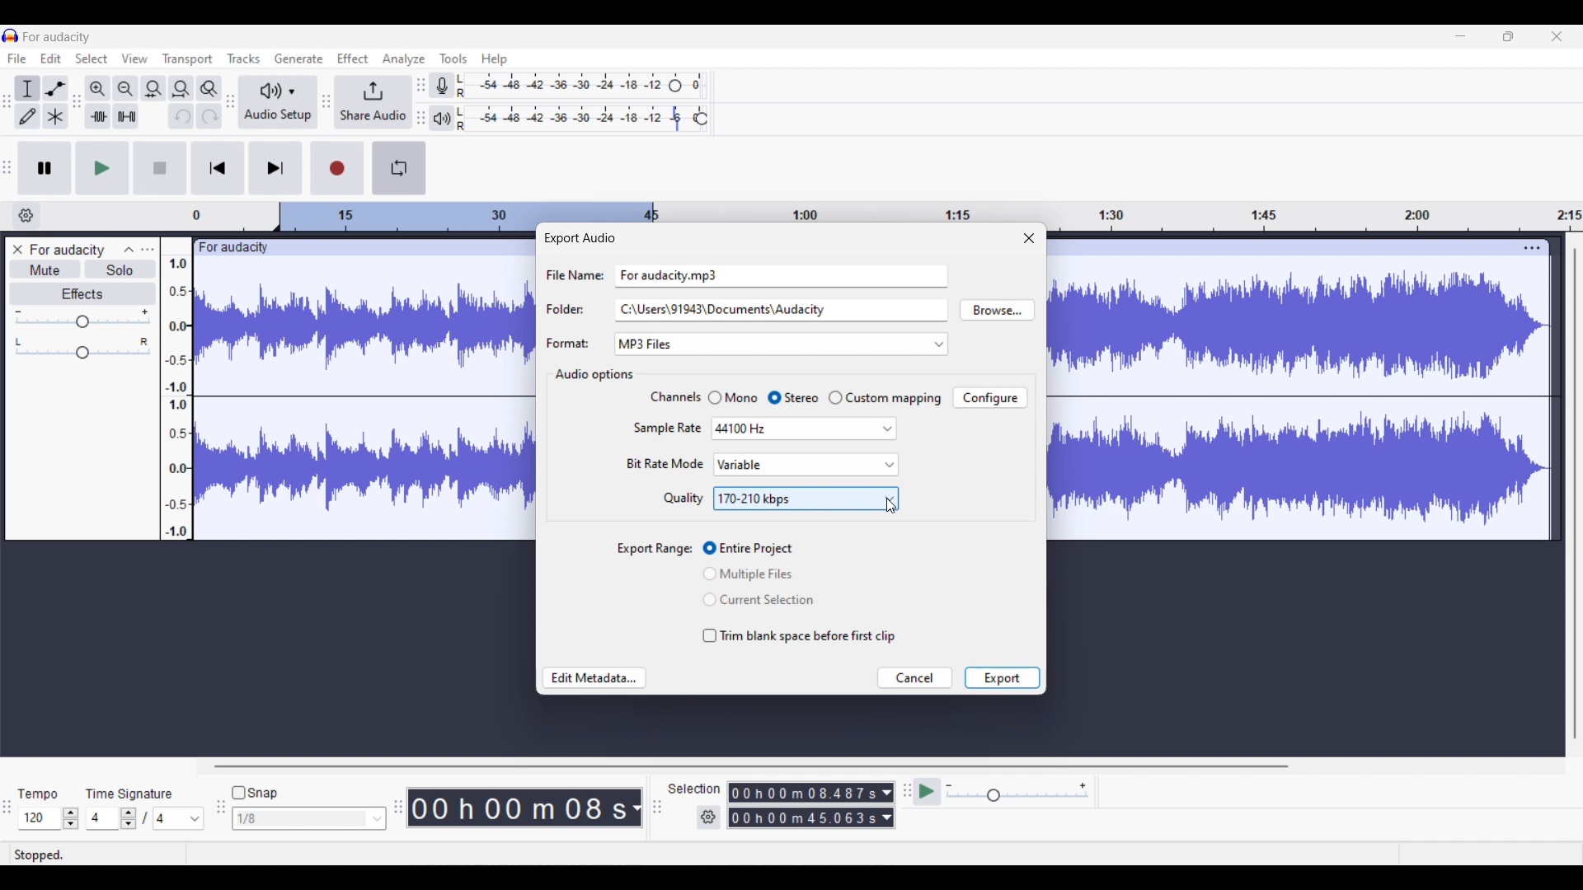 The image size is (1583, 890). What do you see at coordinates (514, 807) in the screenshot?
I see `Current timestamp of track` at bounding box center [514, 807].